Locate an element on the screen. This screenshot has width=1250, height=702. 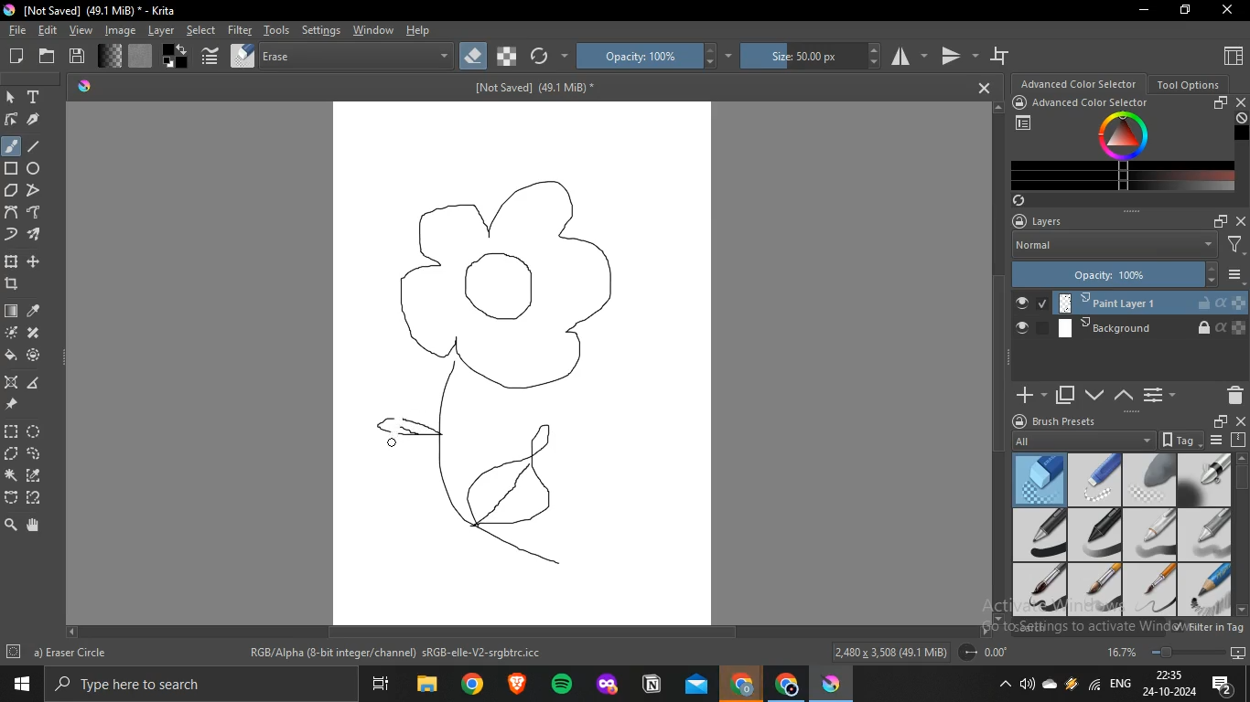
rectangle tool is located at coordinates (12, 169).